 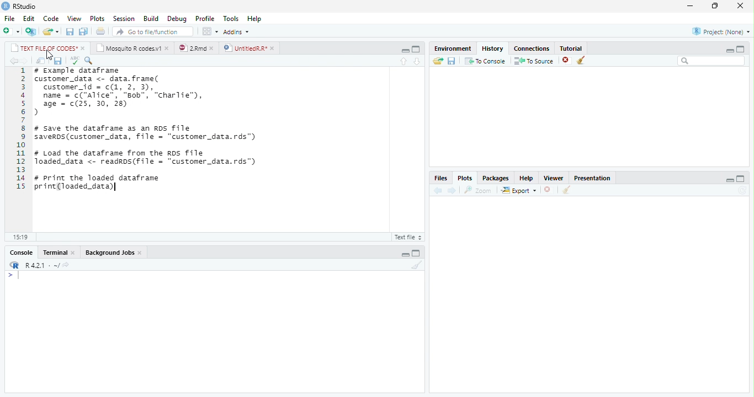 What do you see at coordinates (51, 31) in the screenshot?
I see `open file` at bounding box center [51, 31].